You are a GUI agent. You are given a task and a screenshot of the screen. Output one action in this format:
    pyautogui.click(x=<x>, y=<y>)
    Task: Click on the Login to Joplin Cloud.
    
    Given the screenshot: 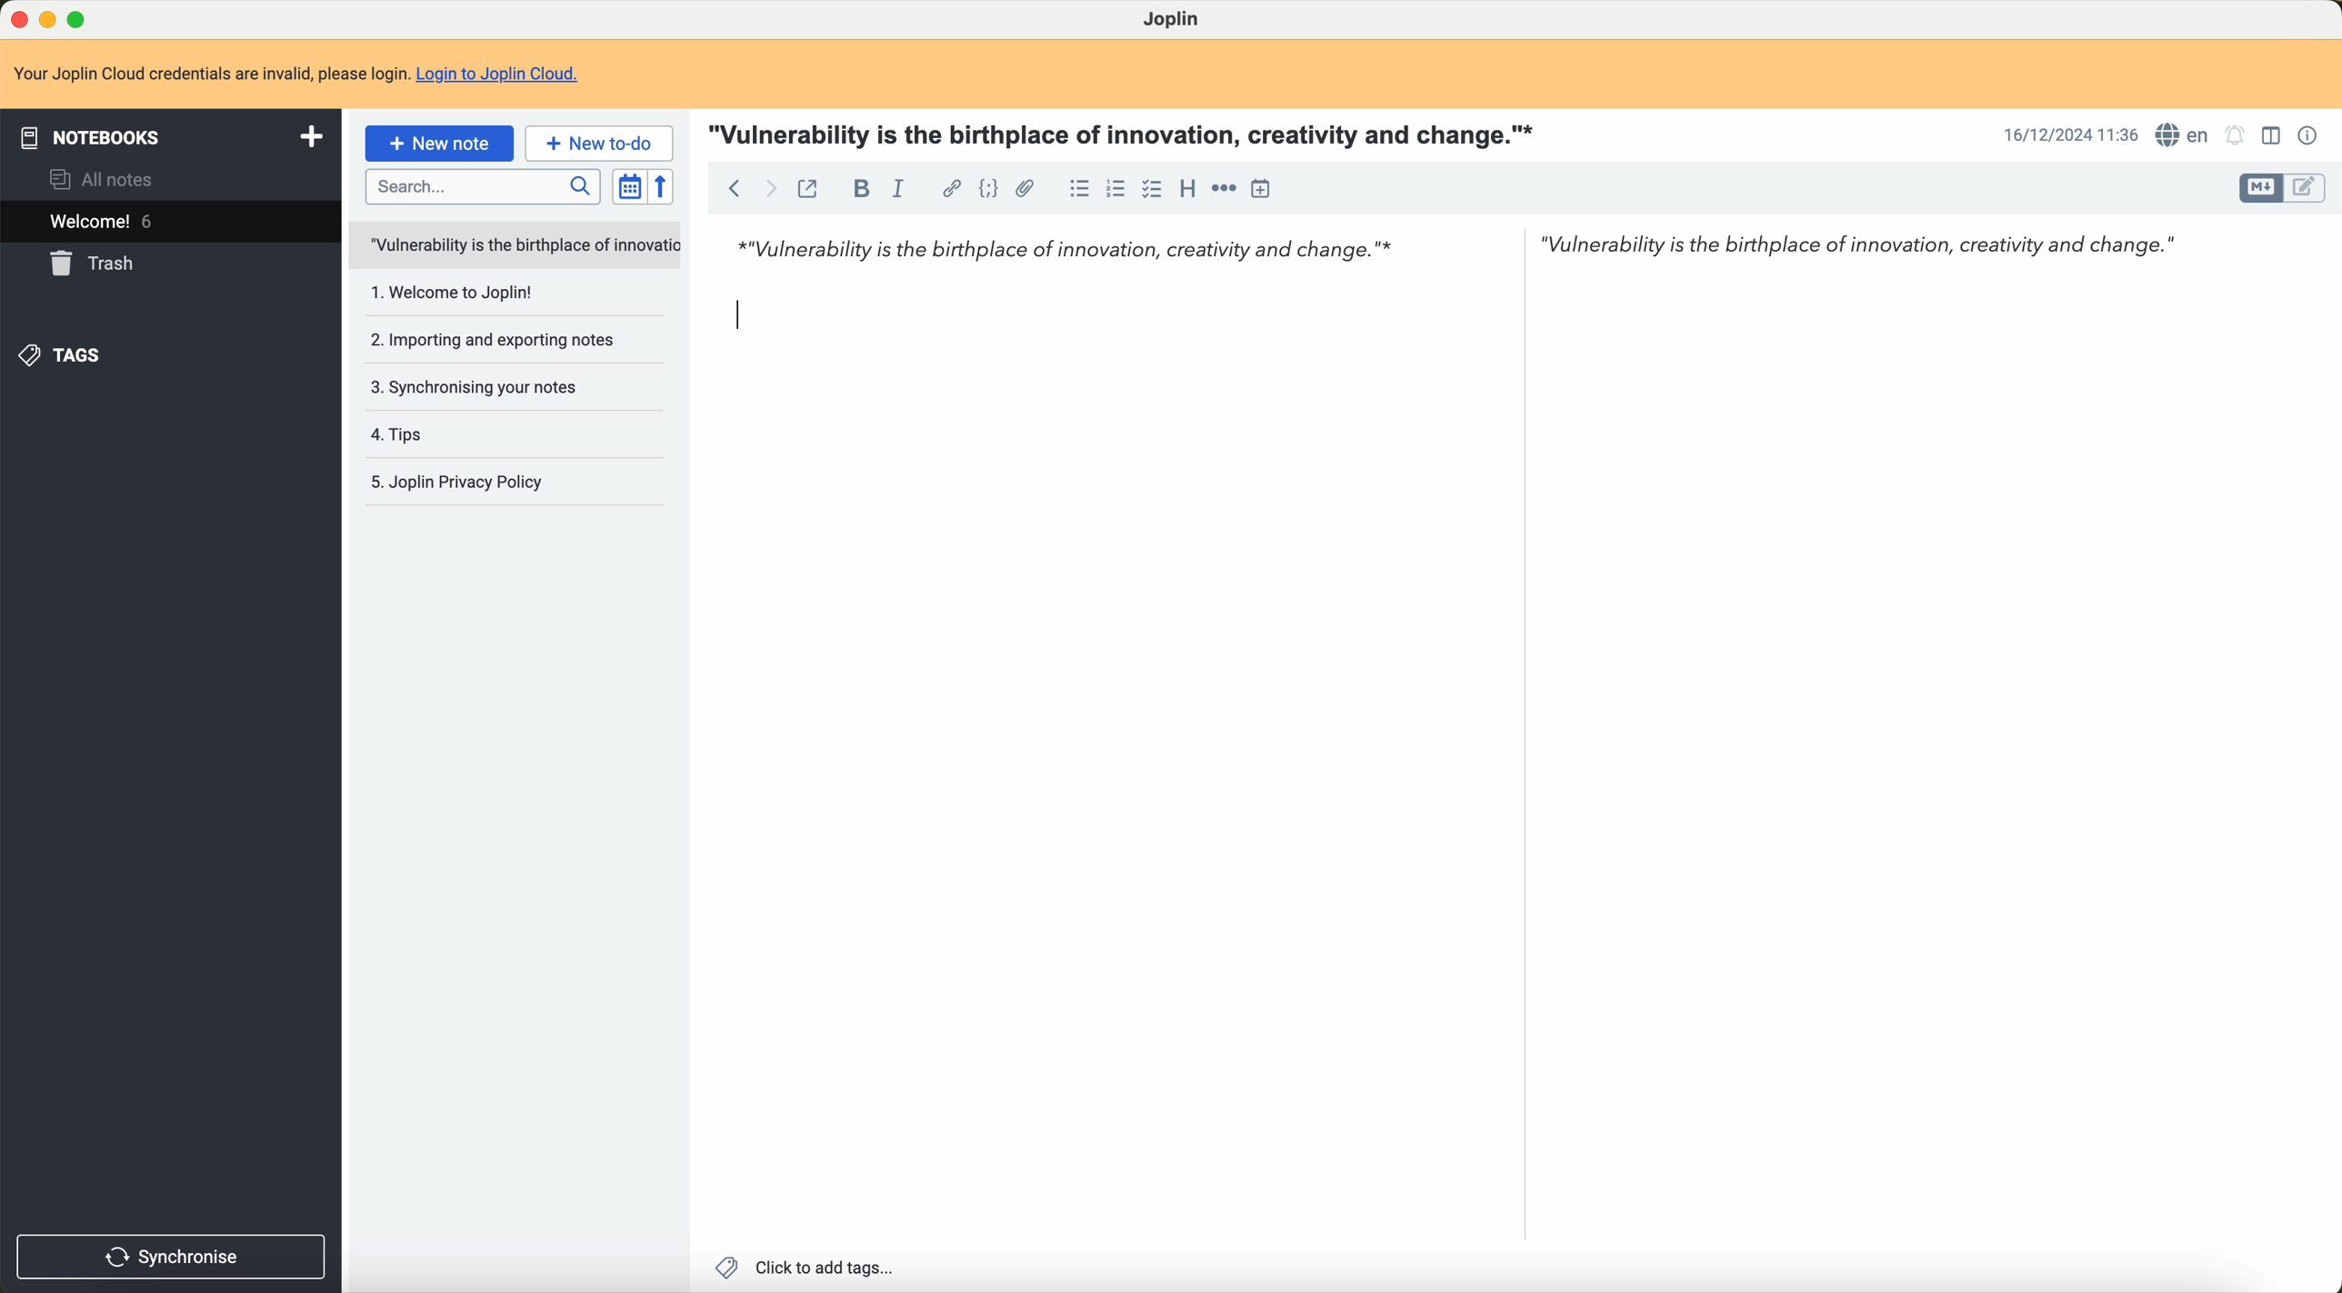 What is the action you would take?
    pyautogui.click(x=508, y=75)
    